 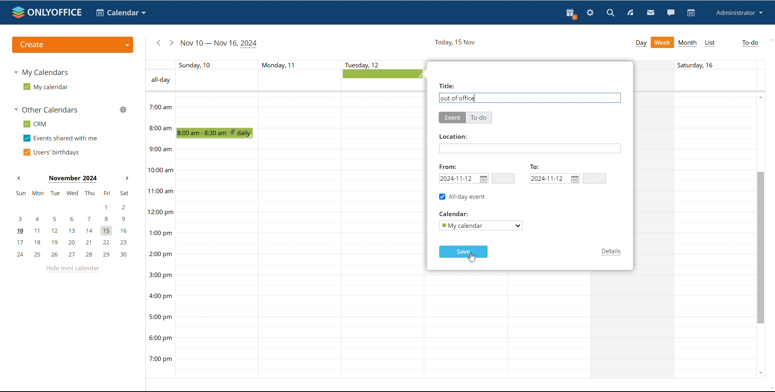 I want to click on save, so click(x=464, y=252).